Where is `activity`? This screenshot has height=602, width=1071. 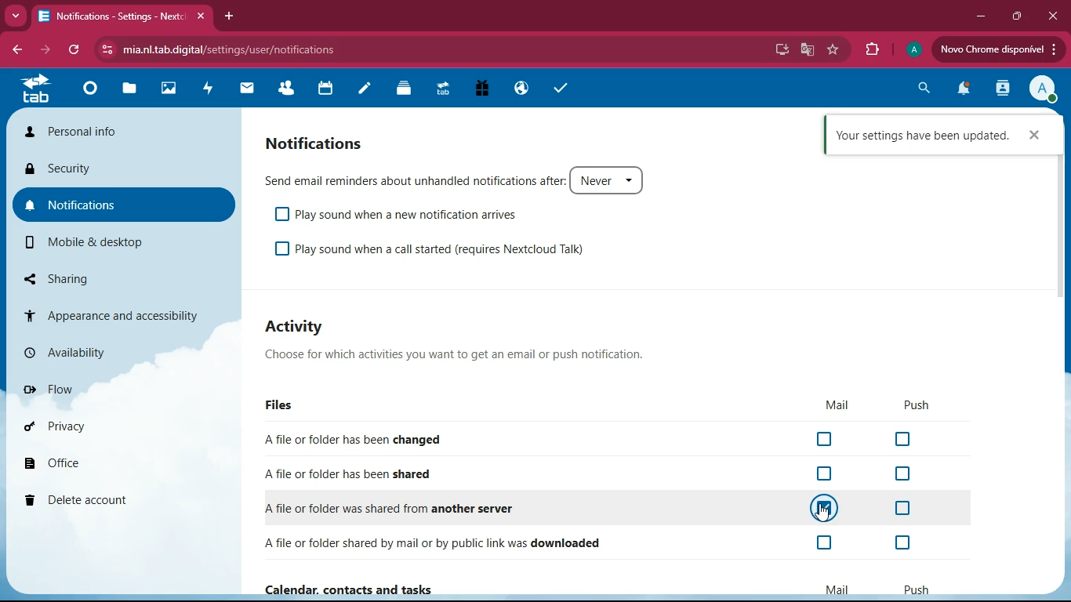
activity is located at coordinates (1003, 90).